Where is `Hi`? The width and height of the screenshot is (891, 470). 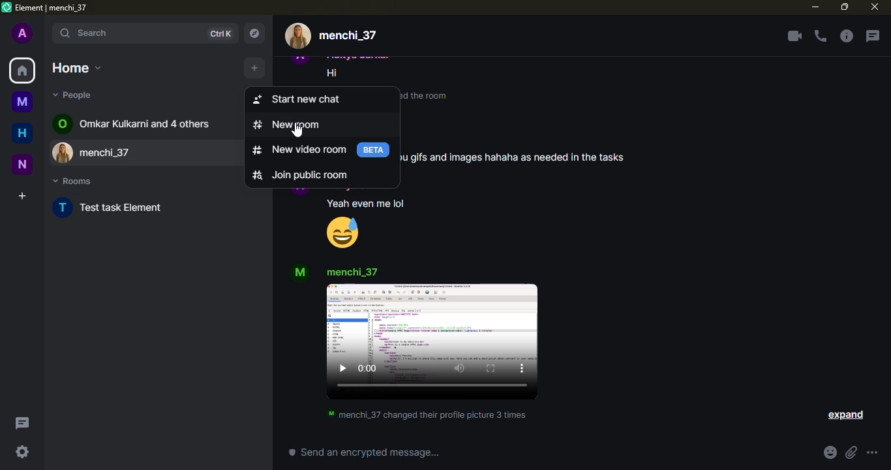 Hi is located at coordinates (333, 73).